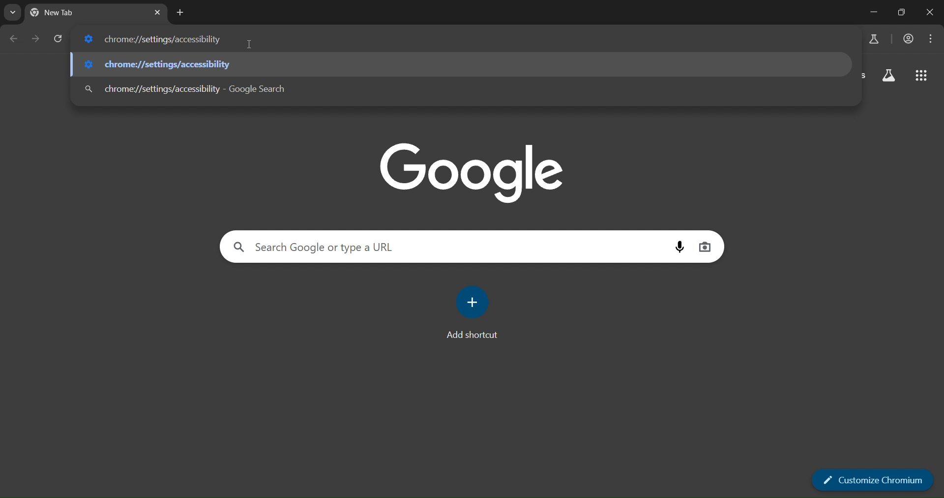 This screenshot has height=498, width=944. I want to click on restore down, so click(903, 12).